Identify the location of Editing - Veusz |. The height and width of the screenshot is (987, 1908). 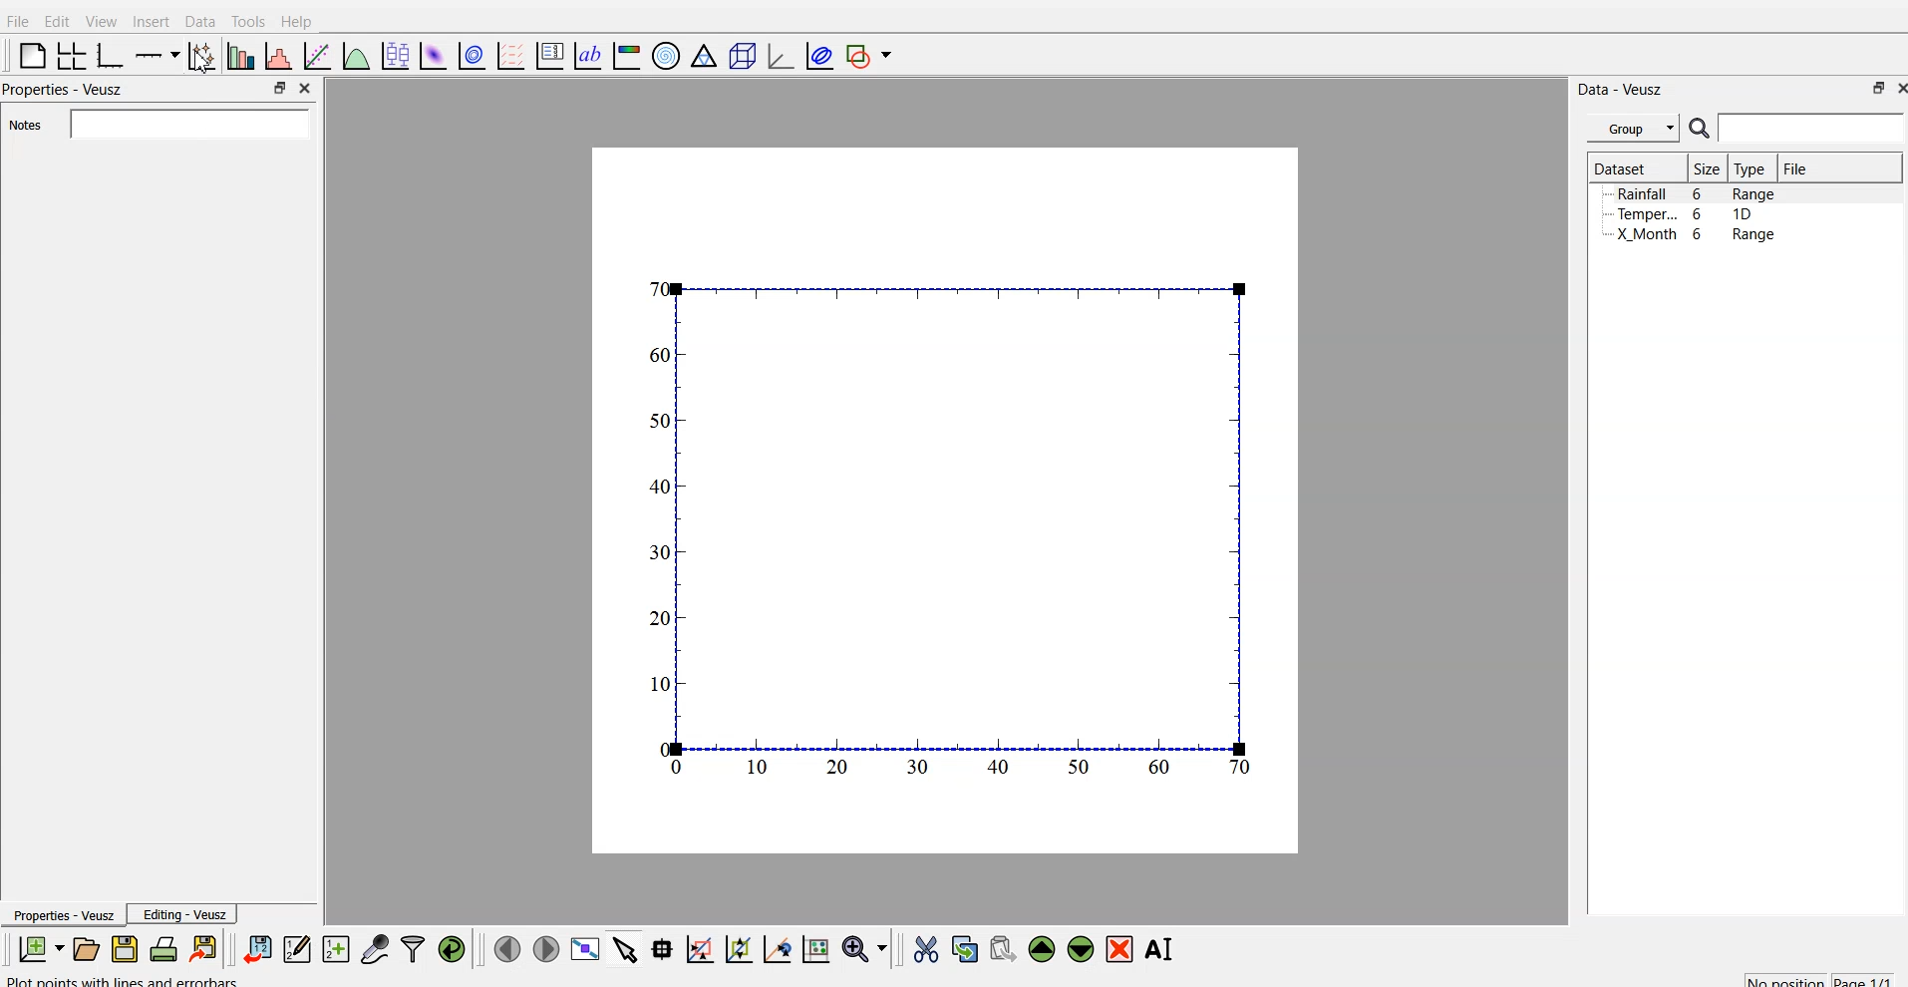
(186, 914).